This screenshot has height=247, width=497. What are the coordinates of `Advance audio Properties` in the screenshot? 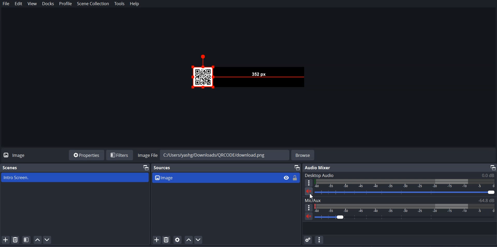 It's located at (308, 240).